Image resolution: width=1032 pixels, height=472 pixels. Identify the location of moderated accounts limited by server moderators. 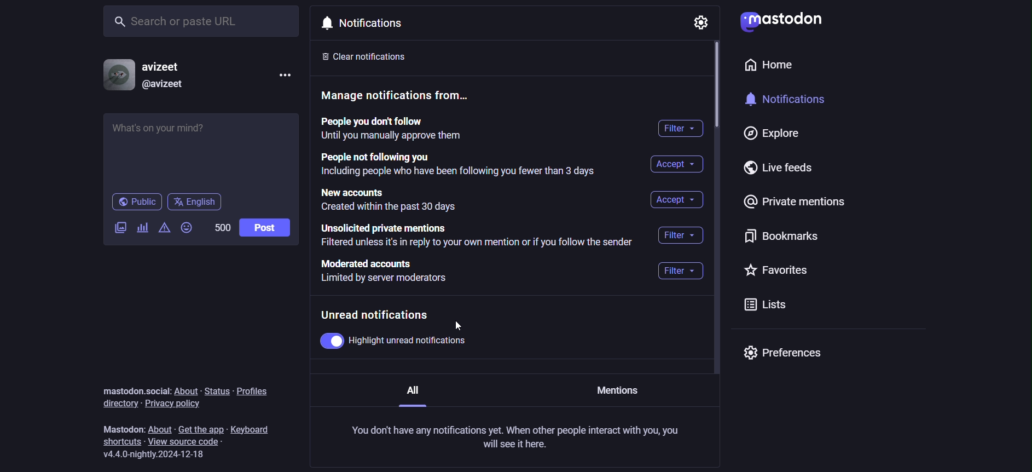
(391, 272).